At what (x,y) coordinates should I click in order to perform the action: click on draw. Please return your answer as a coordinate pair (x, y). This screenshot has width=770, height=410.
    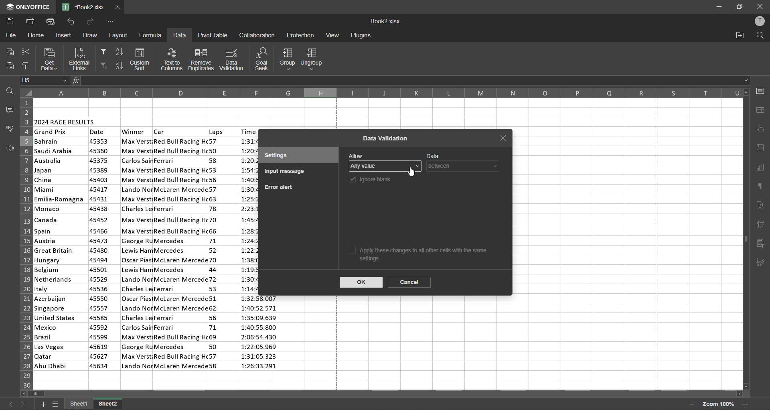
    Looking at the image, I should click on (91, 34).